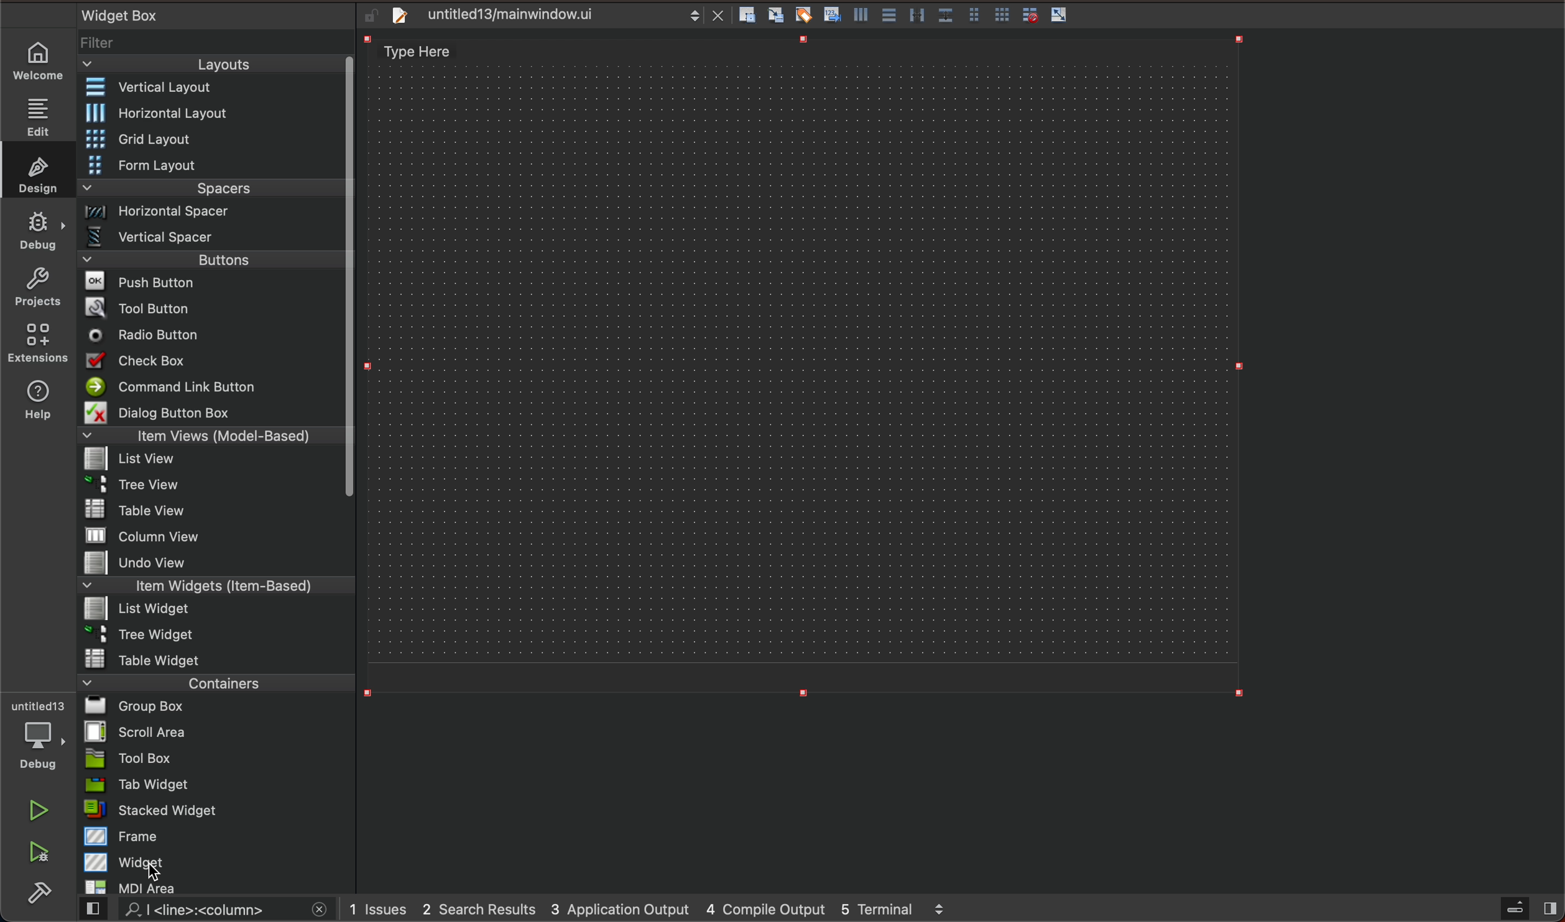  What do you see at coordinates (916, 15) in the screenshot?
I see `vertical splitter` at bounding box center [916, 15].